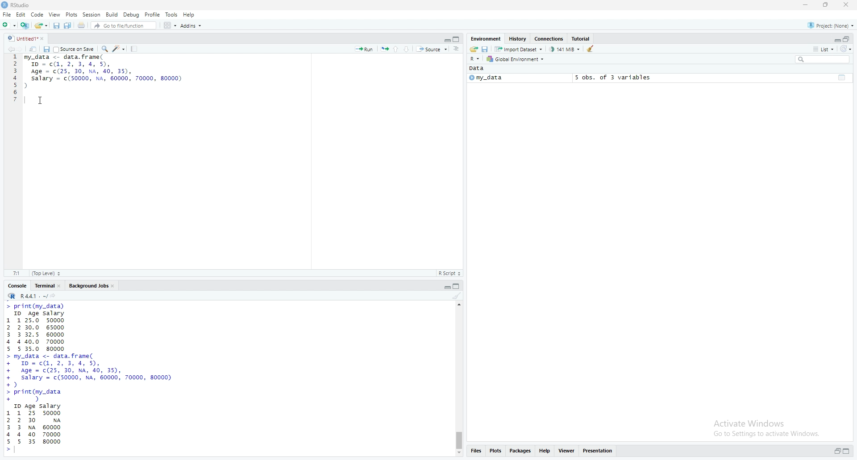 The image size is (857, 460). Describe the element at coordinates (124, 26) in the screenshot. I see `Go to file/function` at that location.